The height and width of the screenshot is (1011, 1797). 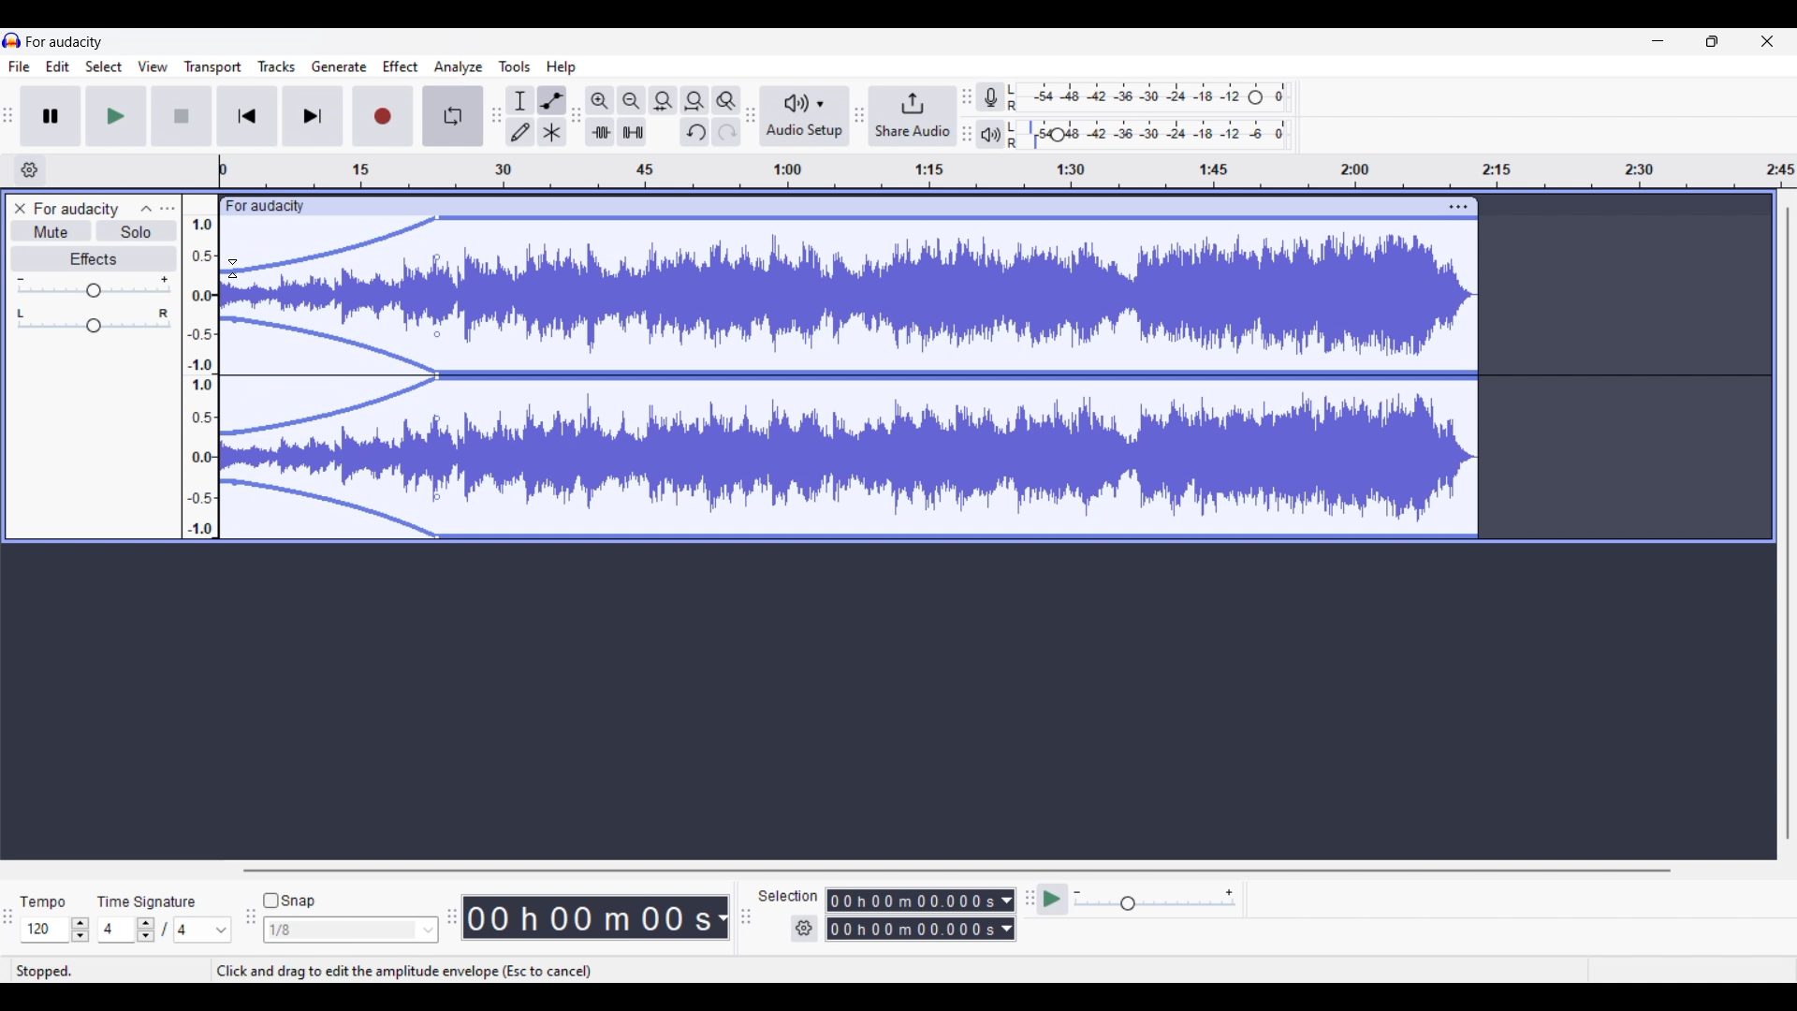 I want to click on Horizontal slide bar, so click(x=956, y=871).